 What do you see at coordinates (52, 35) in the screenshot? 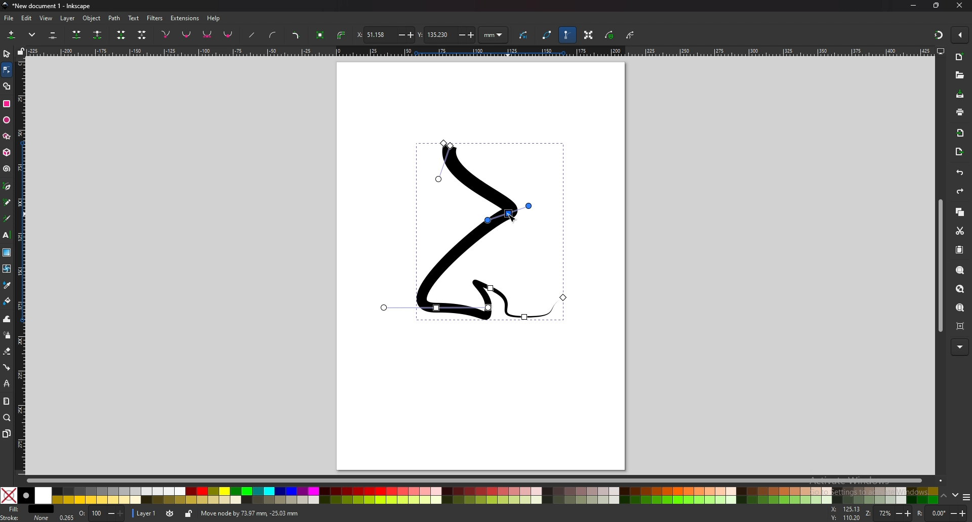
I see `delete selected nodes` at bounding box center [52, 35].